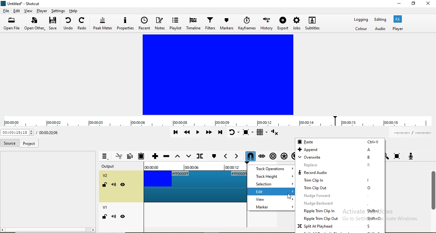  I want to click on trim clip out, so click(341, 188).